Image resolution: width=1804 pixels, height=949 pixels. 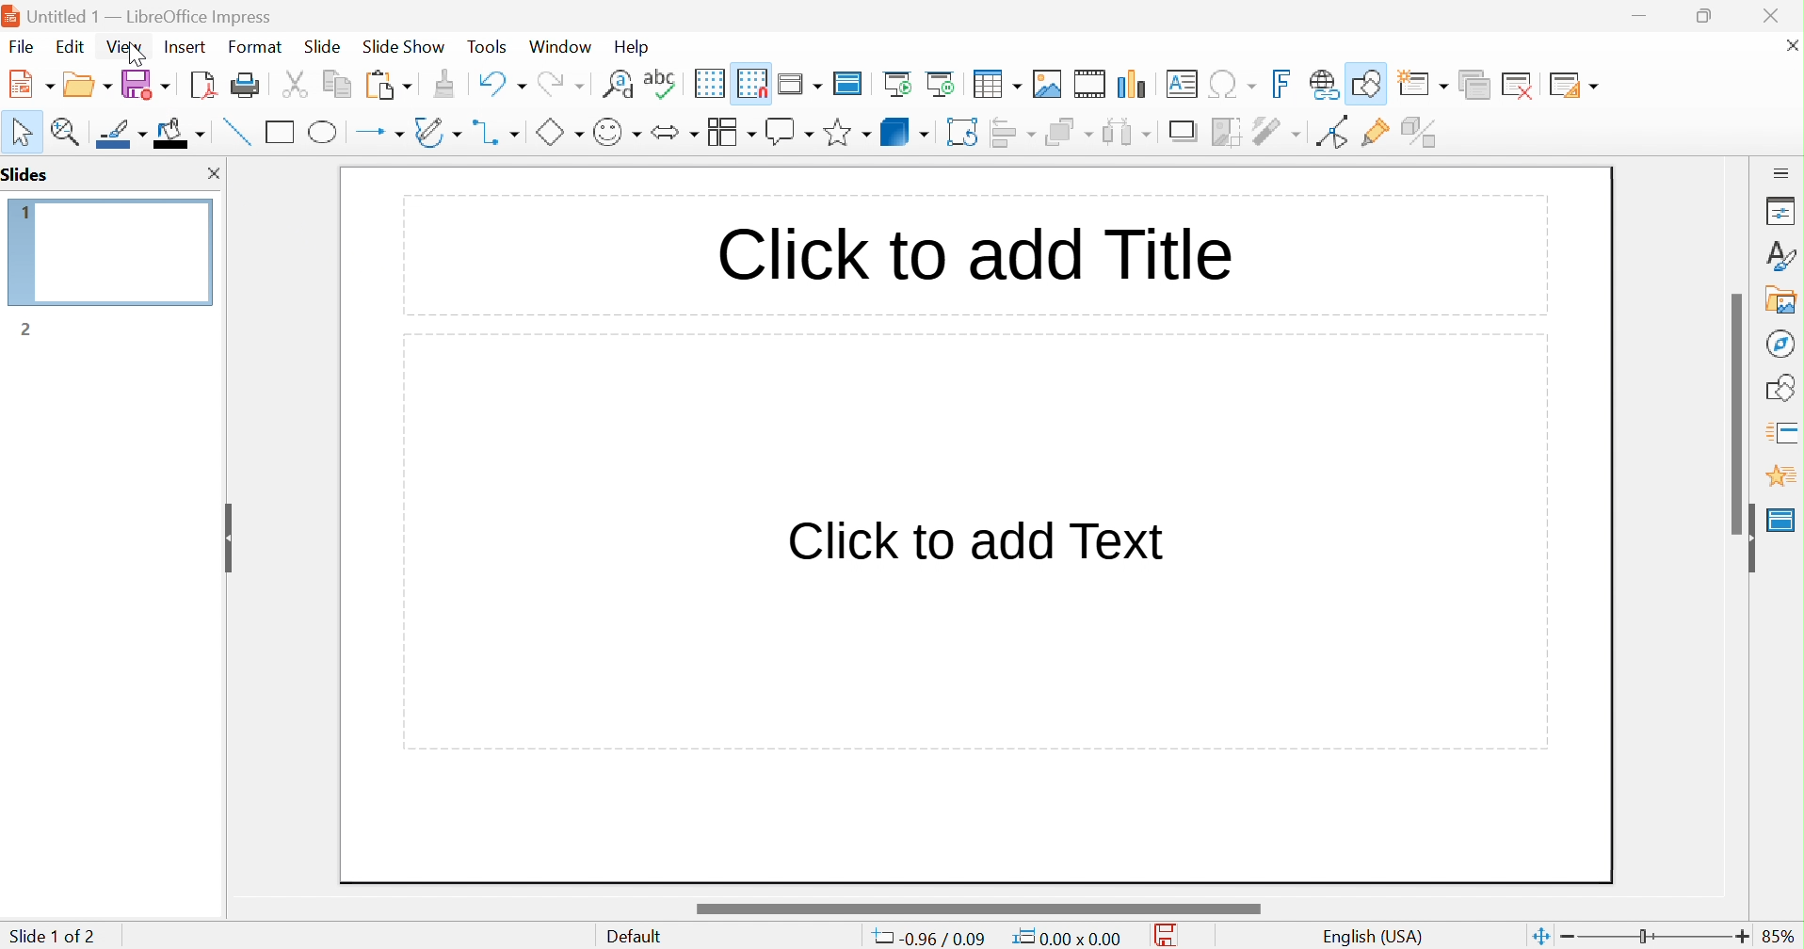 What do you see at coordinates (1780, 936) in the screenshot?
I see `85%` at bounding box center [1780, 936].